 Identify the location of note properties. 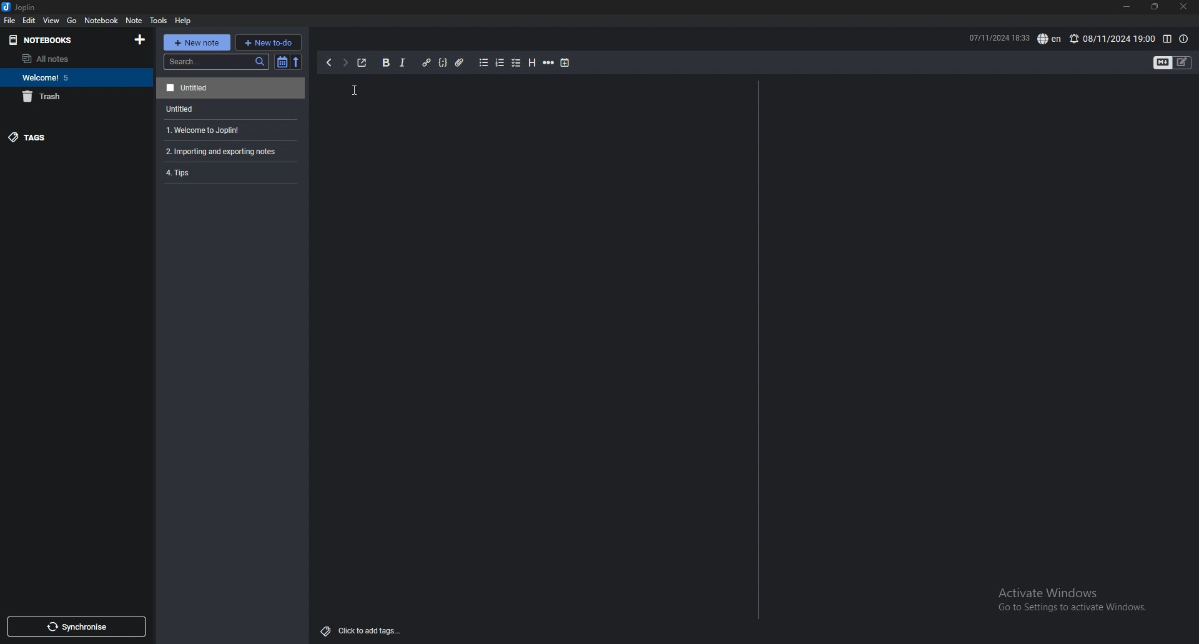
(1183, 39).